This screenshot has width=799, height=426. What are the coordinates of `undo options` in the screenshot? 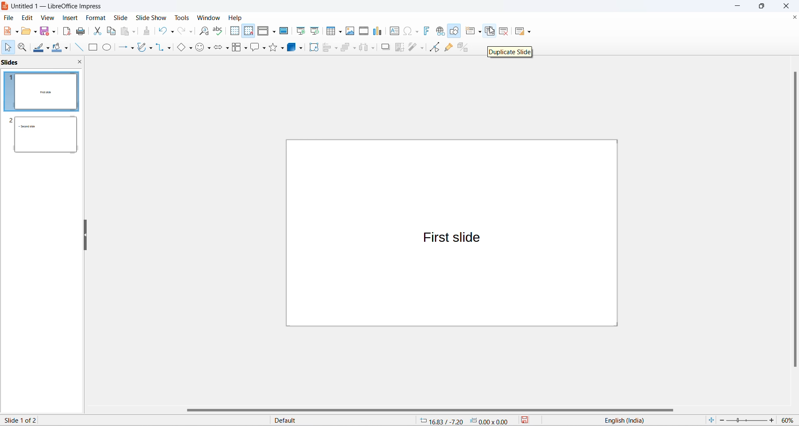 It's located at (171, 31).